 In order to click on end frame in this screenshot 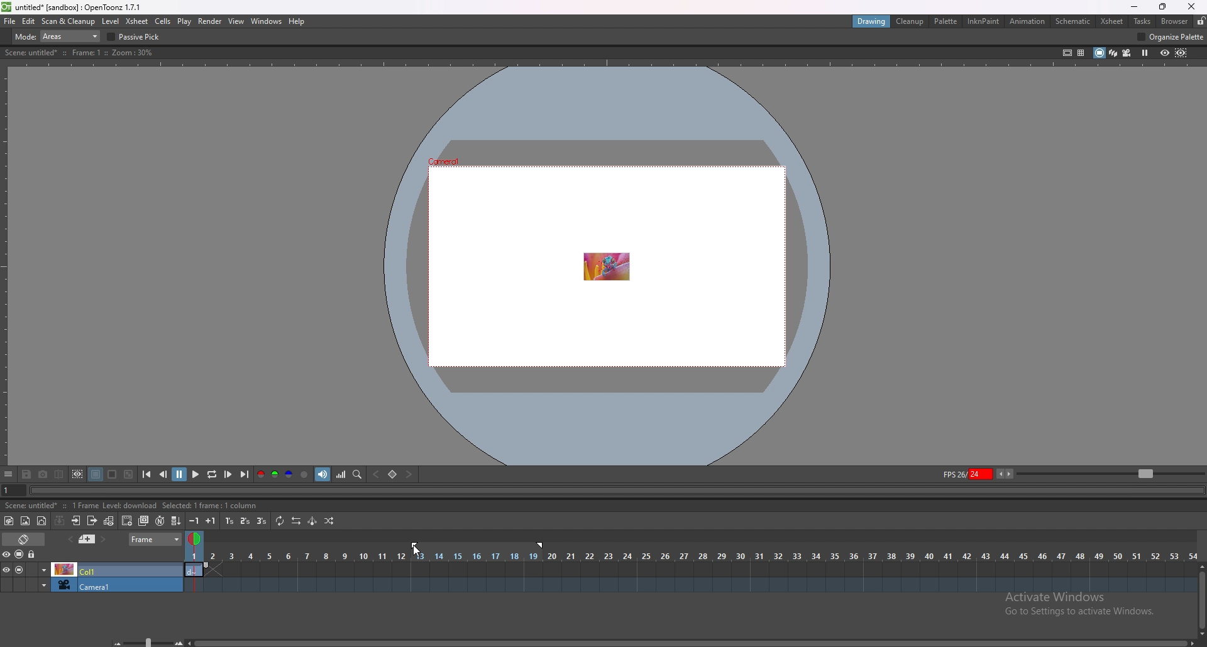, I will do `click(543, 545)`.